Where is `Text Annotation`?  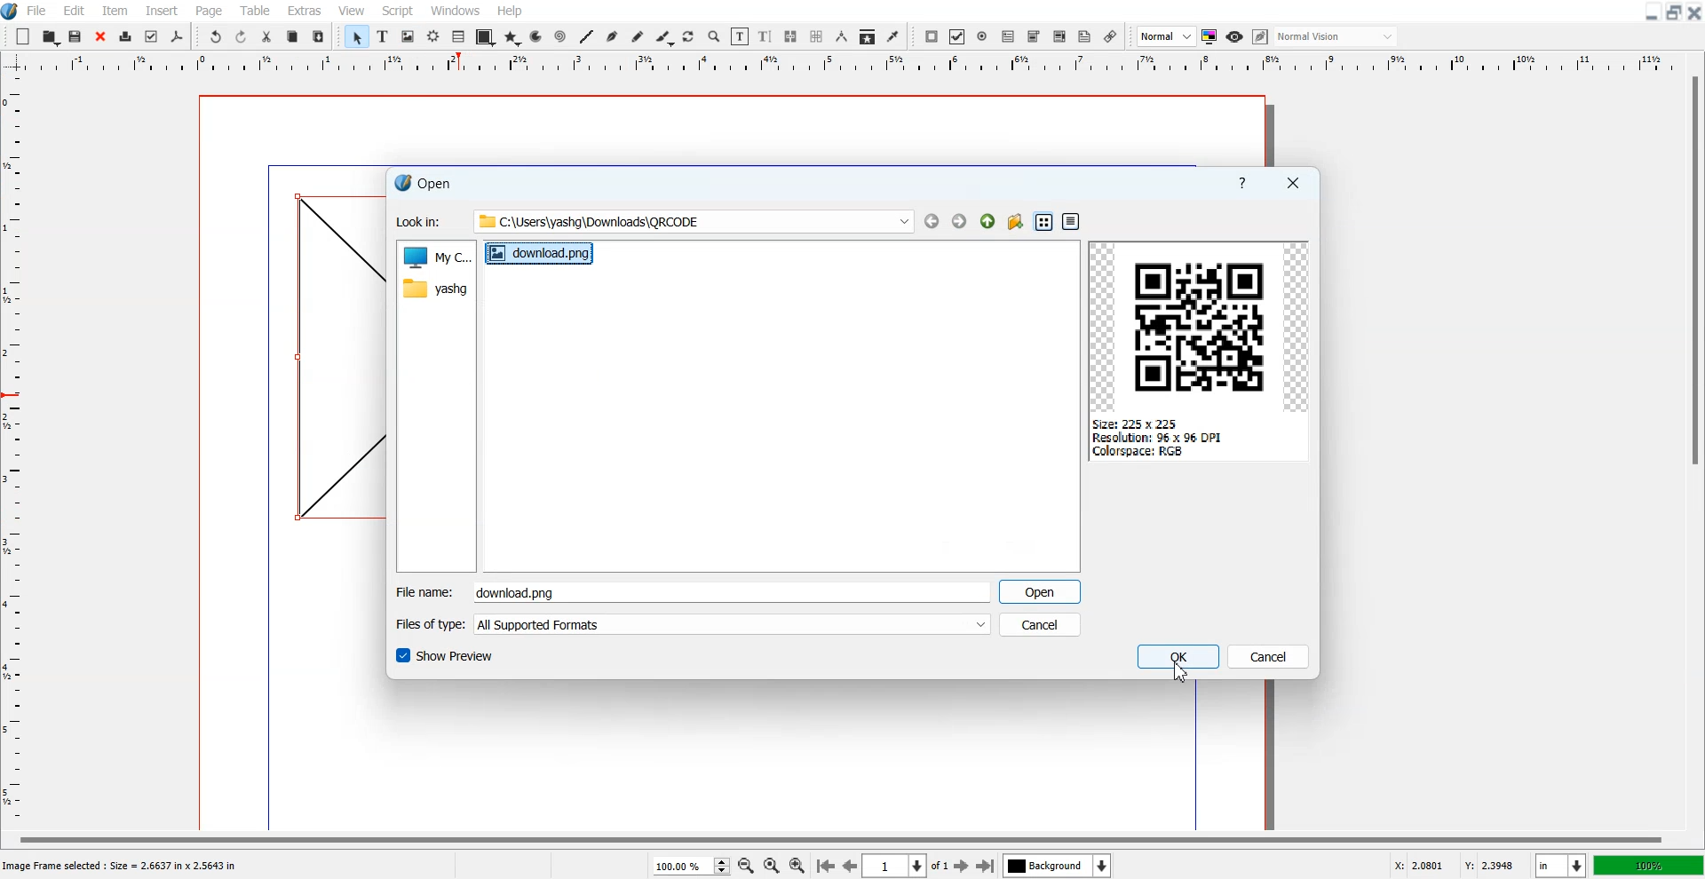
Text Annotation is located at coordinates (1085, 37).